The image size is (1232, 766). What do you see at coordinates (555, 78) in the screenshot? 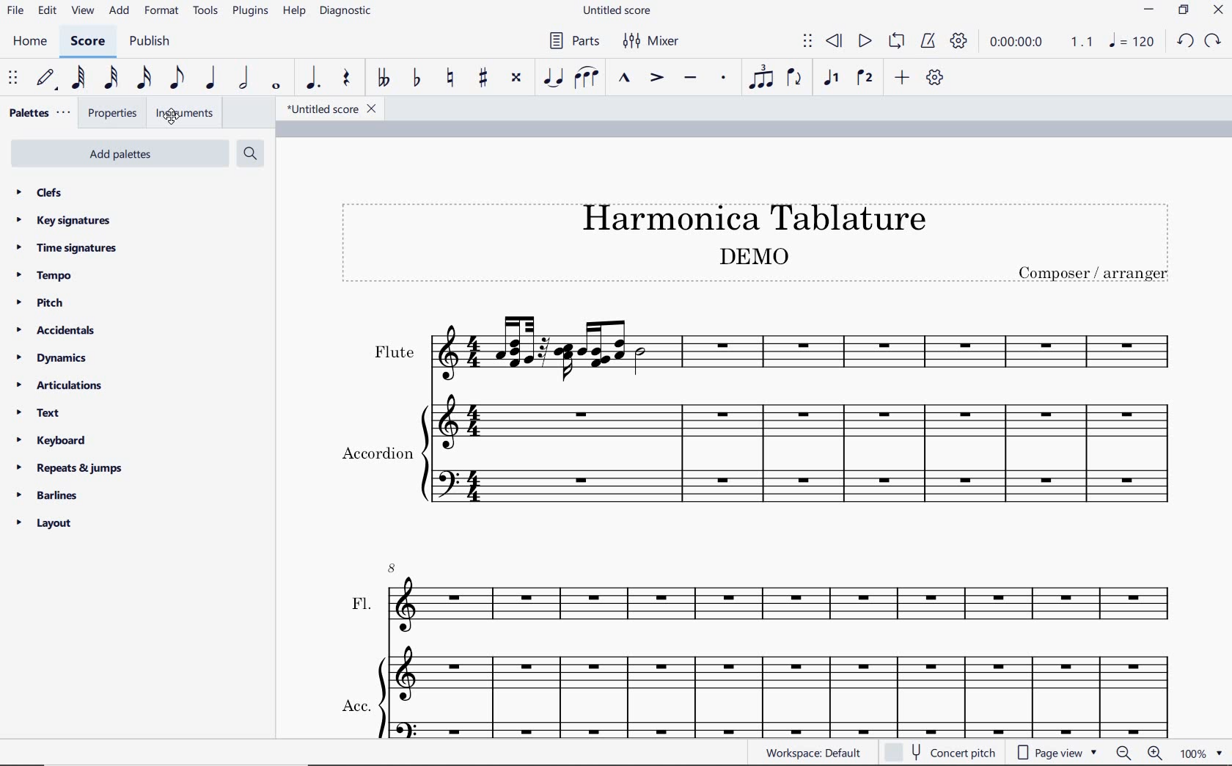
I see `tie` at bounding box center [555, 78].